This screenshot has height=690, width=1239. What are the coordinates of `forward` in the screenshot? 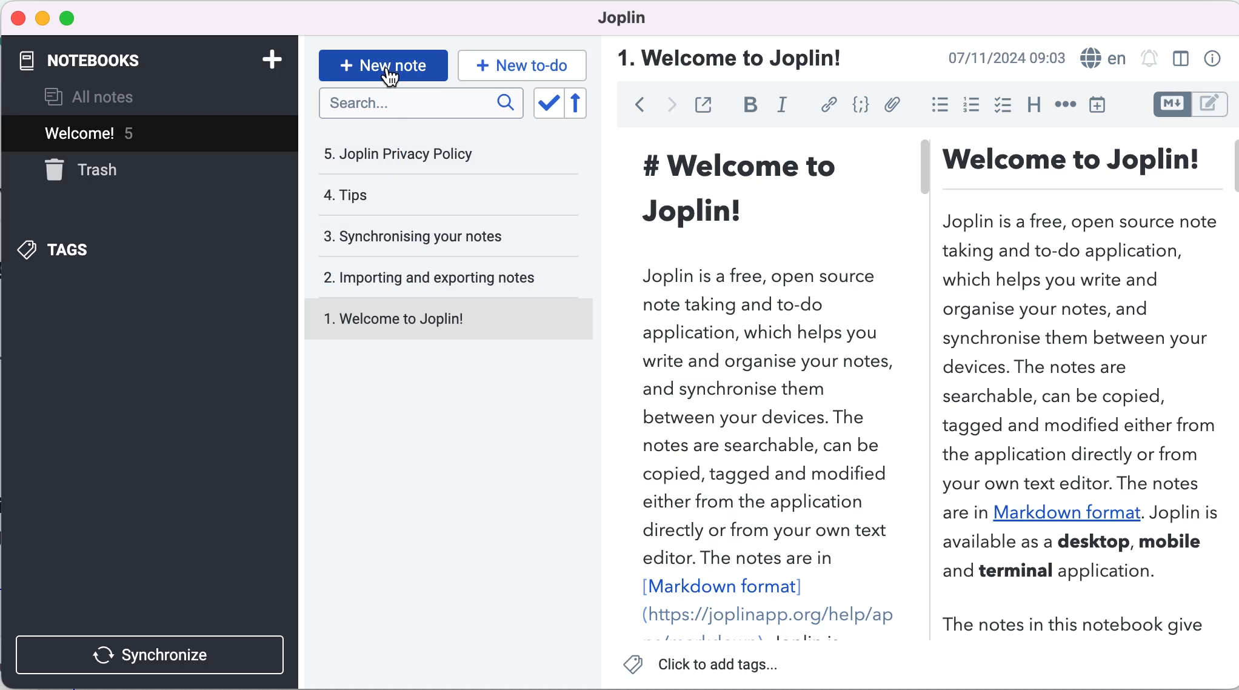 It's located at (668, 107).